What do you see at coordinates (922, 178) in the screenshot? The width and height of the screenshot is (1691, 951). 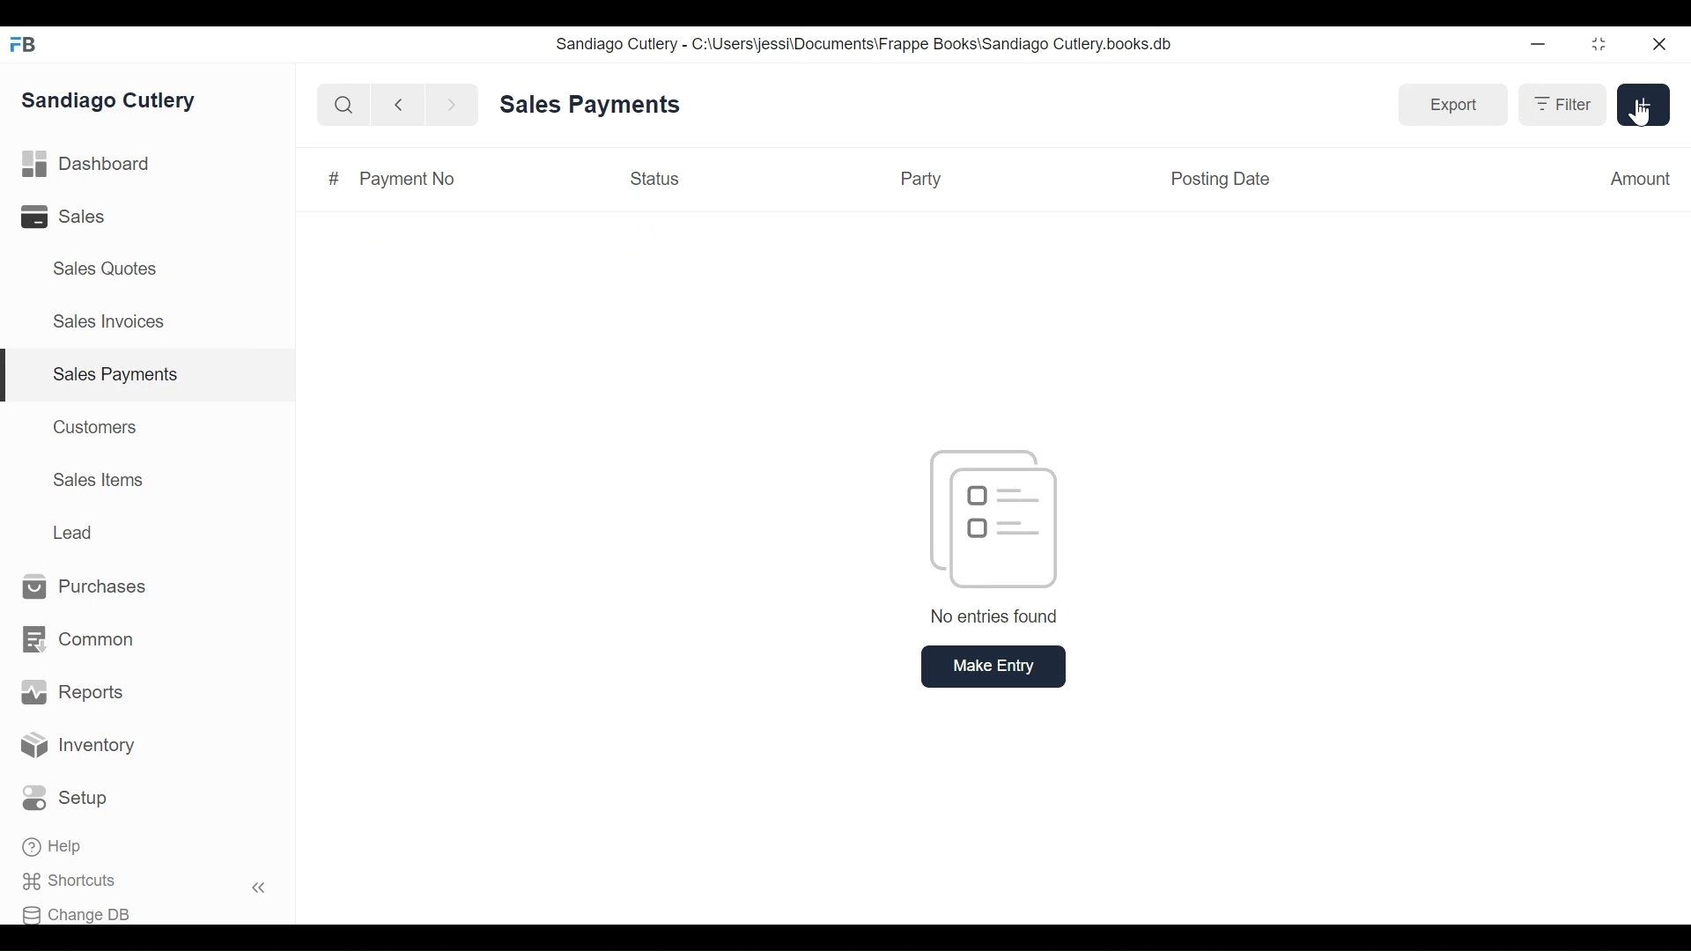 I see `Party` at bounding box center [922, 178].